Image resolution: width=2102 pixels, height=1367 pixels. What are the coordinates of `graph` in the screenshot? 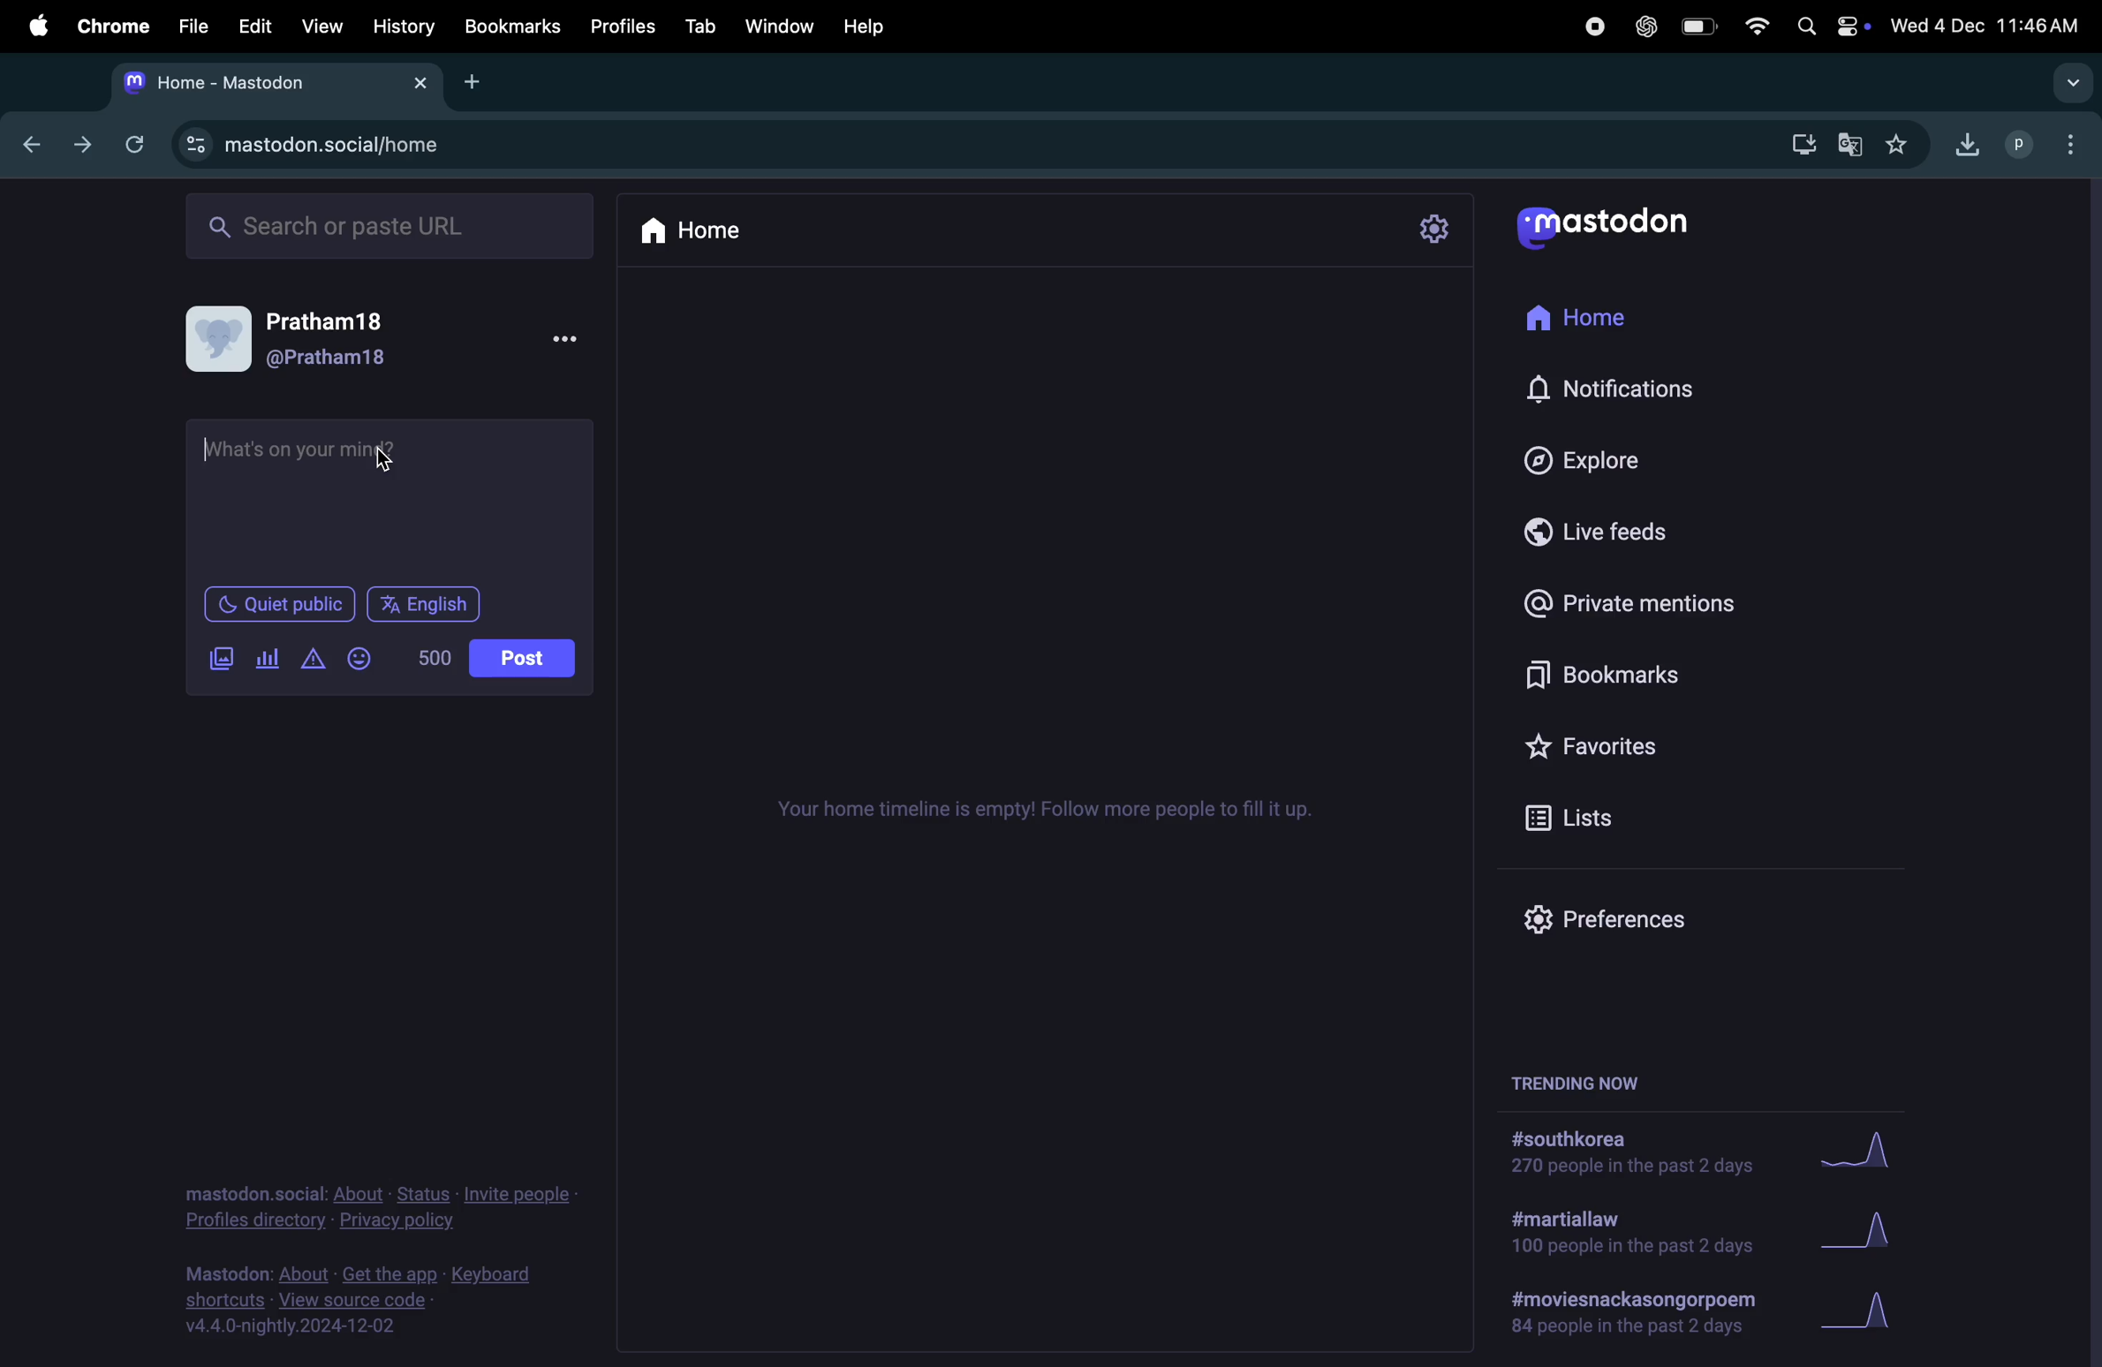 It's located at (1869, 1313).